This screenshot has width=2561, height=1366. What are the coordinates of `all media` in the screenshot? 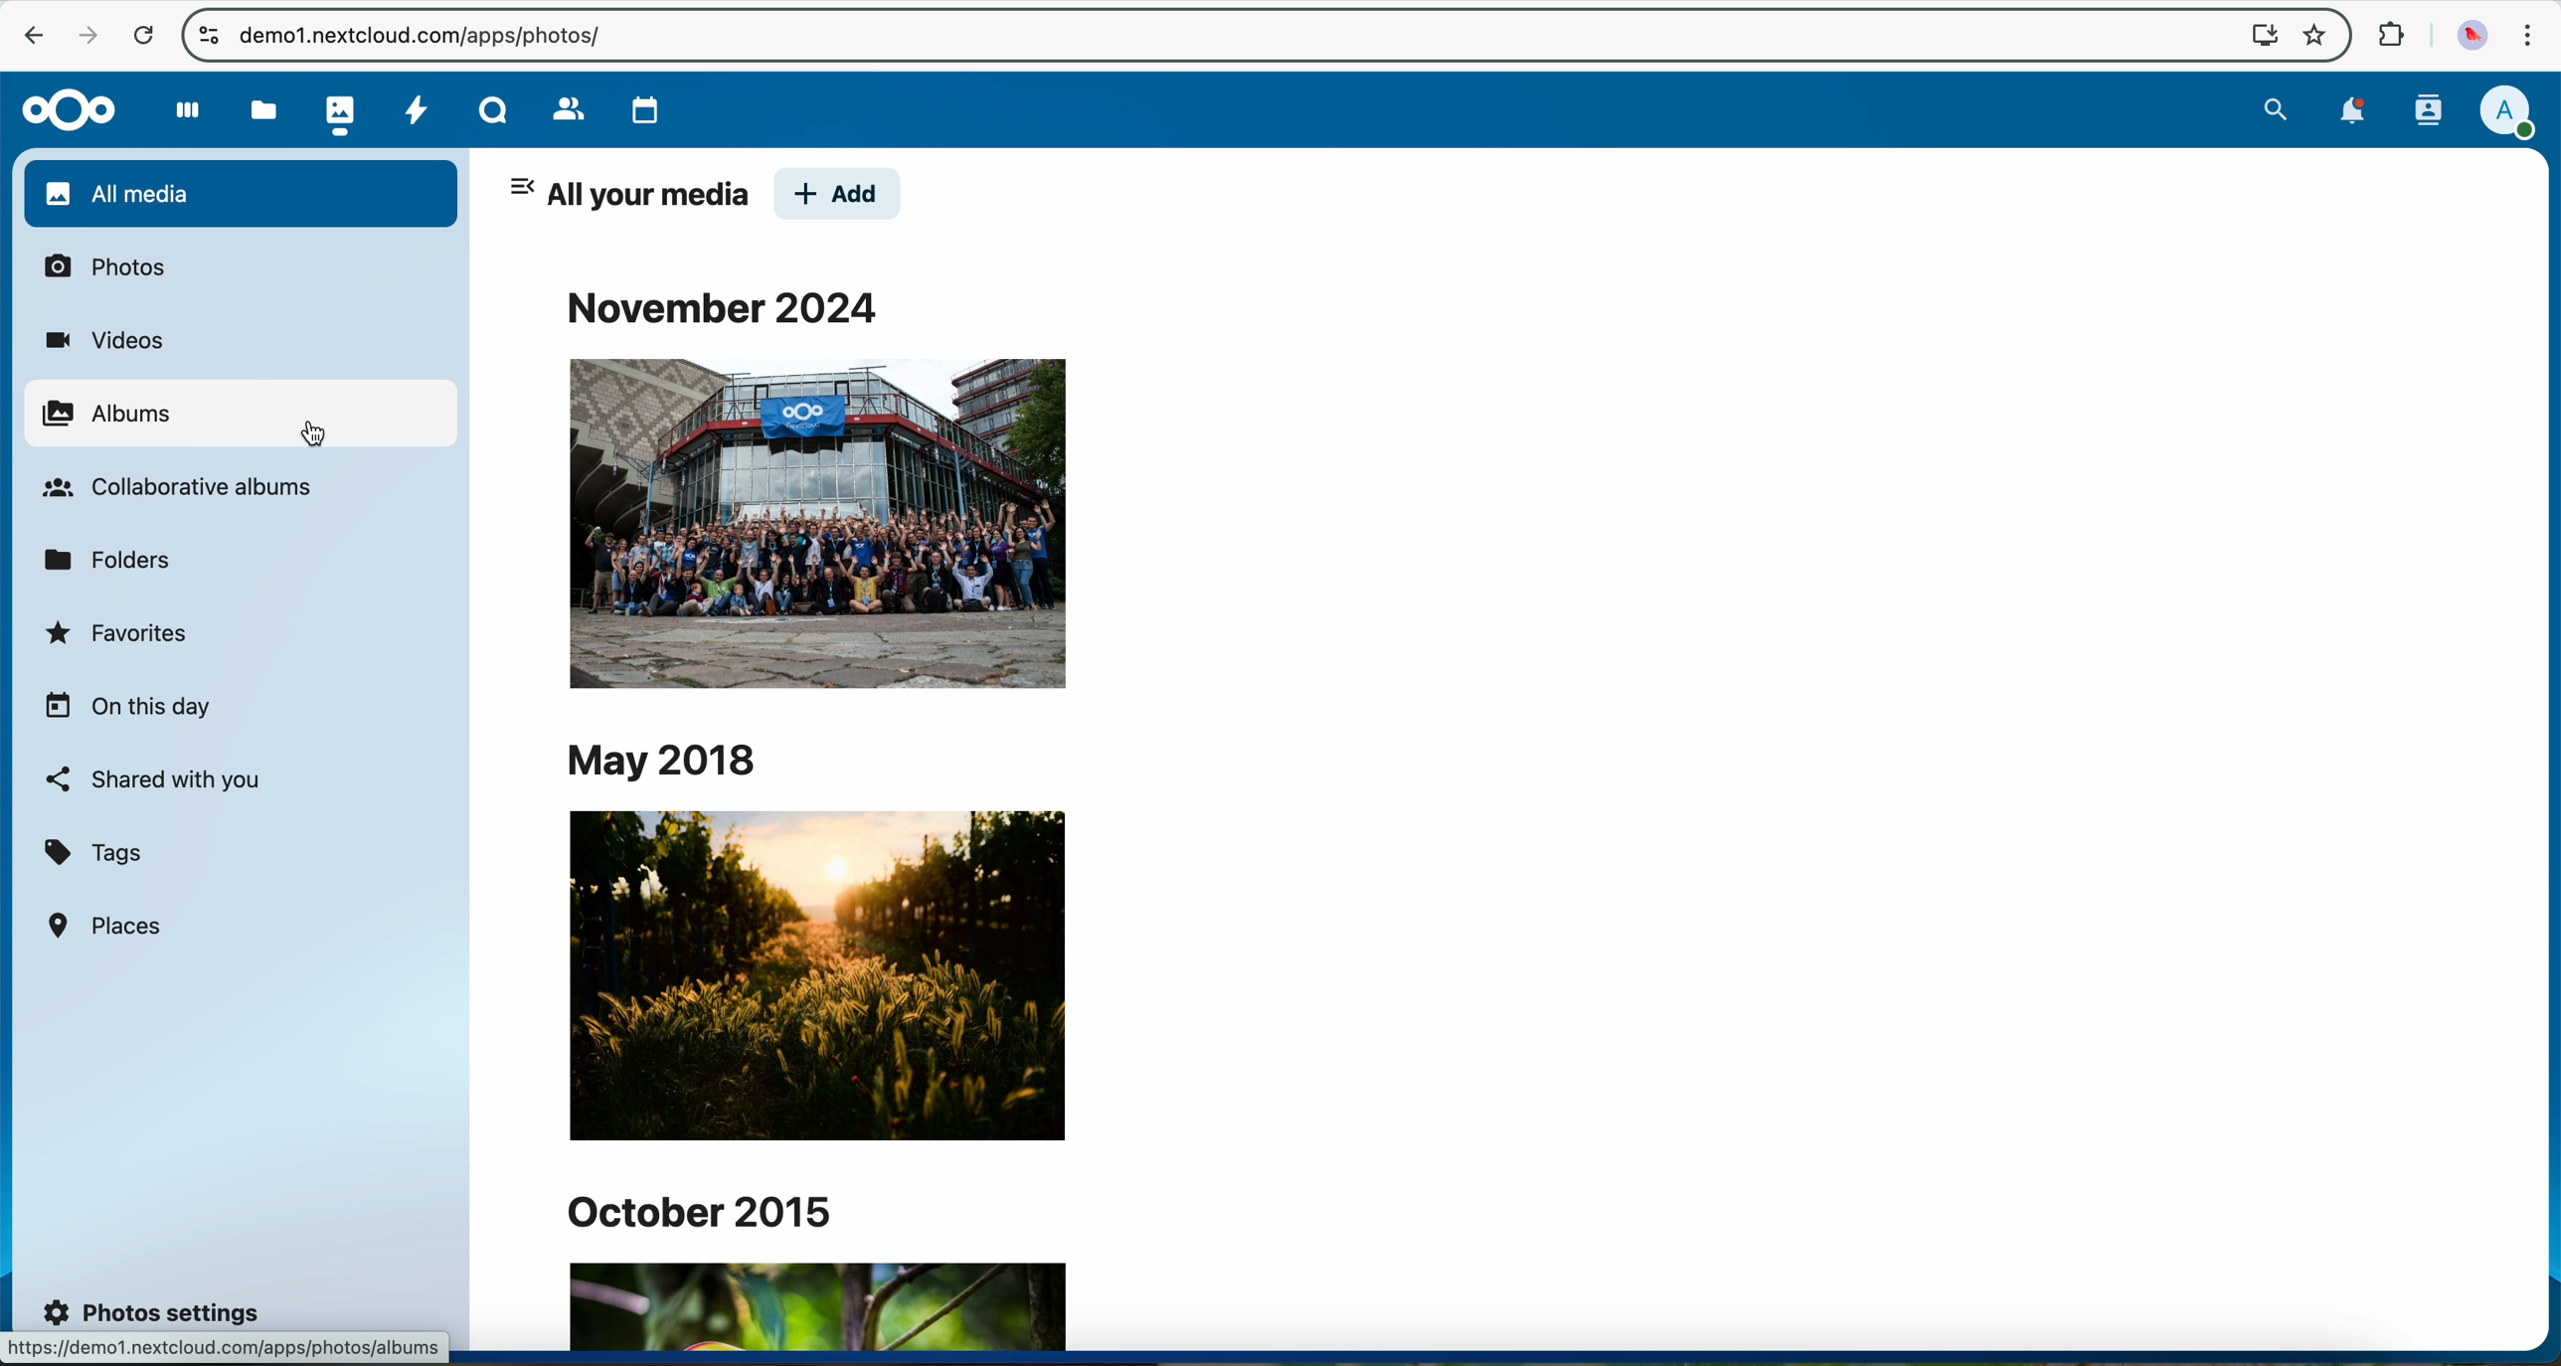 It's located at (239, 193).